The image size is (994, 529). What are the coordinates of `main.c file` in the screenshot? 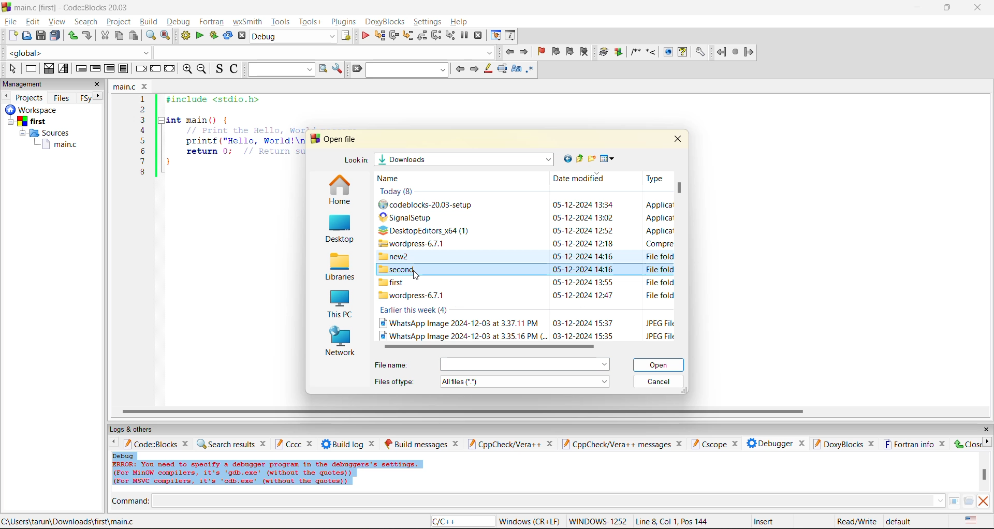 It's located at (60, 145).